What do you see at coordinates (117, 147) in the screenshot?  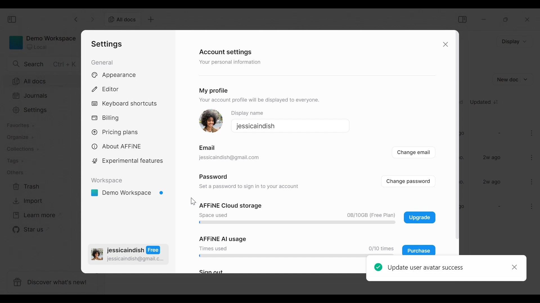 I see `About AFFiNE` at bounding box center [117, 147].